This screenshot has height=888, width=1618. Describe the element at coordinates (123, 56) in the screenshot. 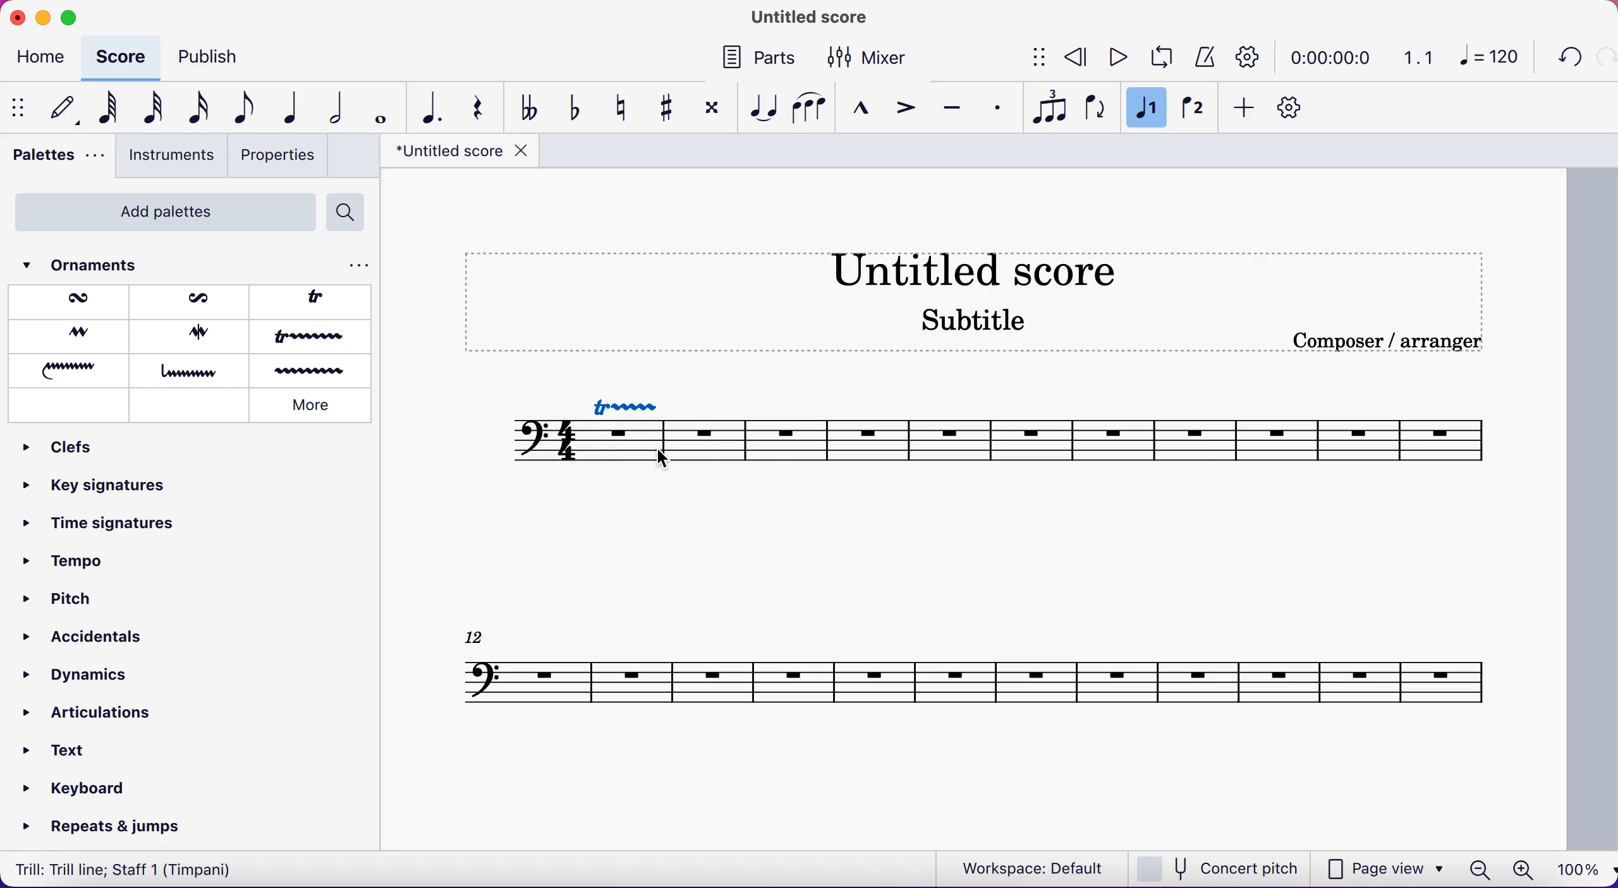

I see `score` at that location.